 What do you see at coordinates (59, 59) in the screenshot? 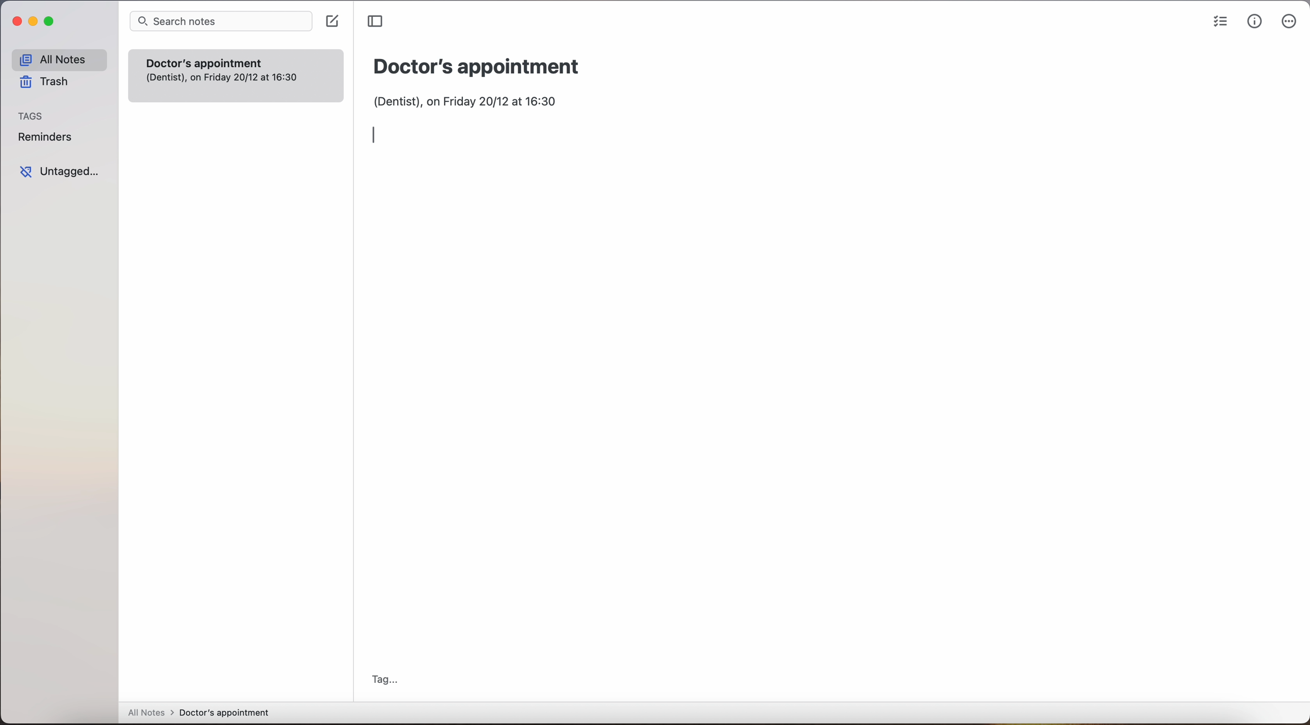
I see `all notes` at bounding box center [59, 59].